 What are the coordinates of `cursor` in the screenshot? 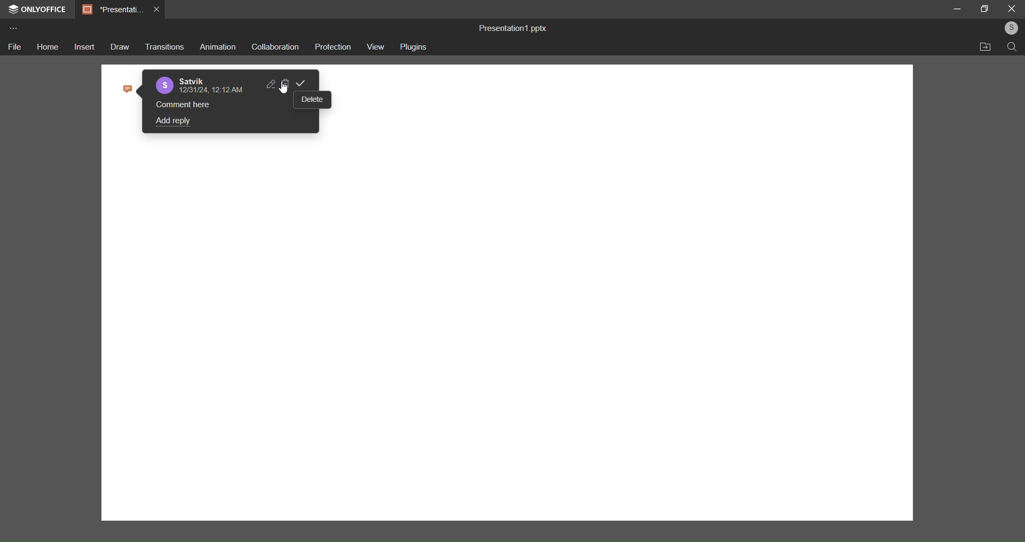 It's located at (285, 88).